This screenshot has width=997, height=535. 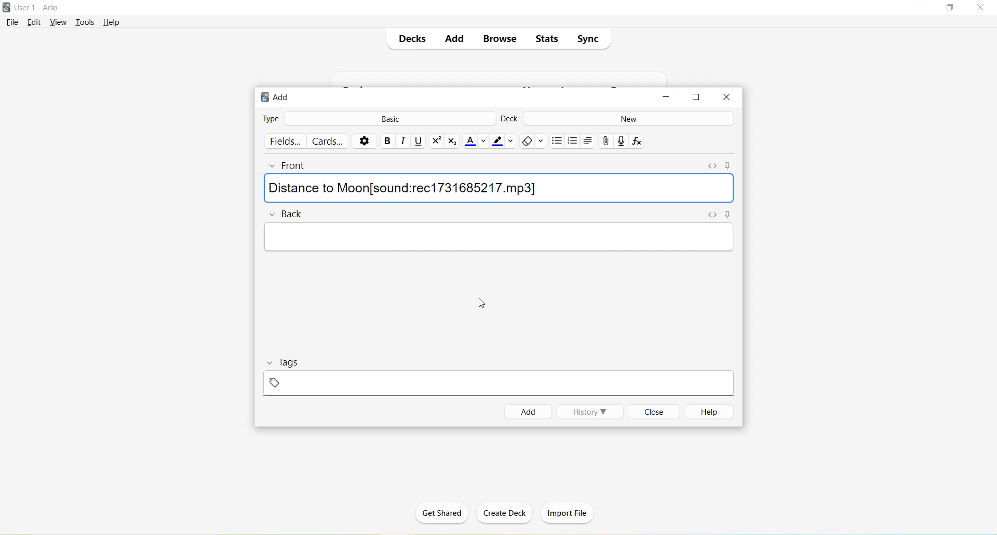 What do you see at coordinates (629, 119) in the screenshot?
I see `New` at bounding box center [629, 119].